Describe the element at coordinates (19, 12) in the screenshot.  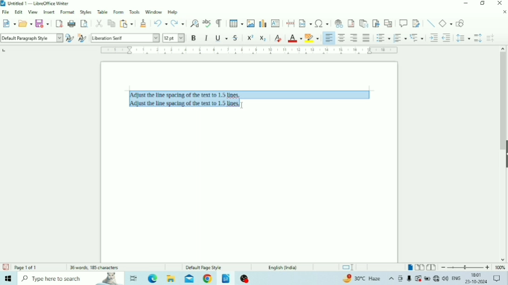
I see `Edit` at that location.